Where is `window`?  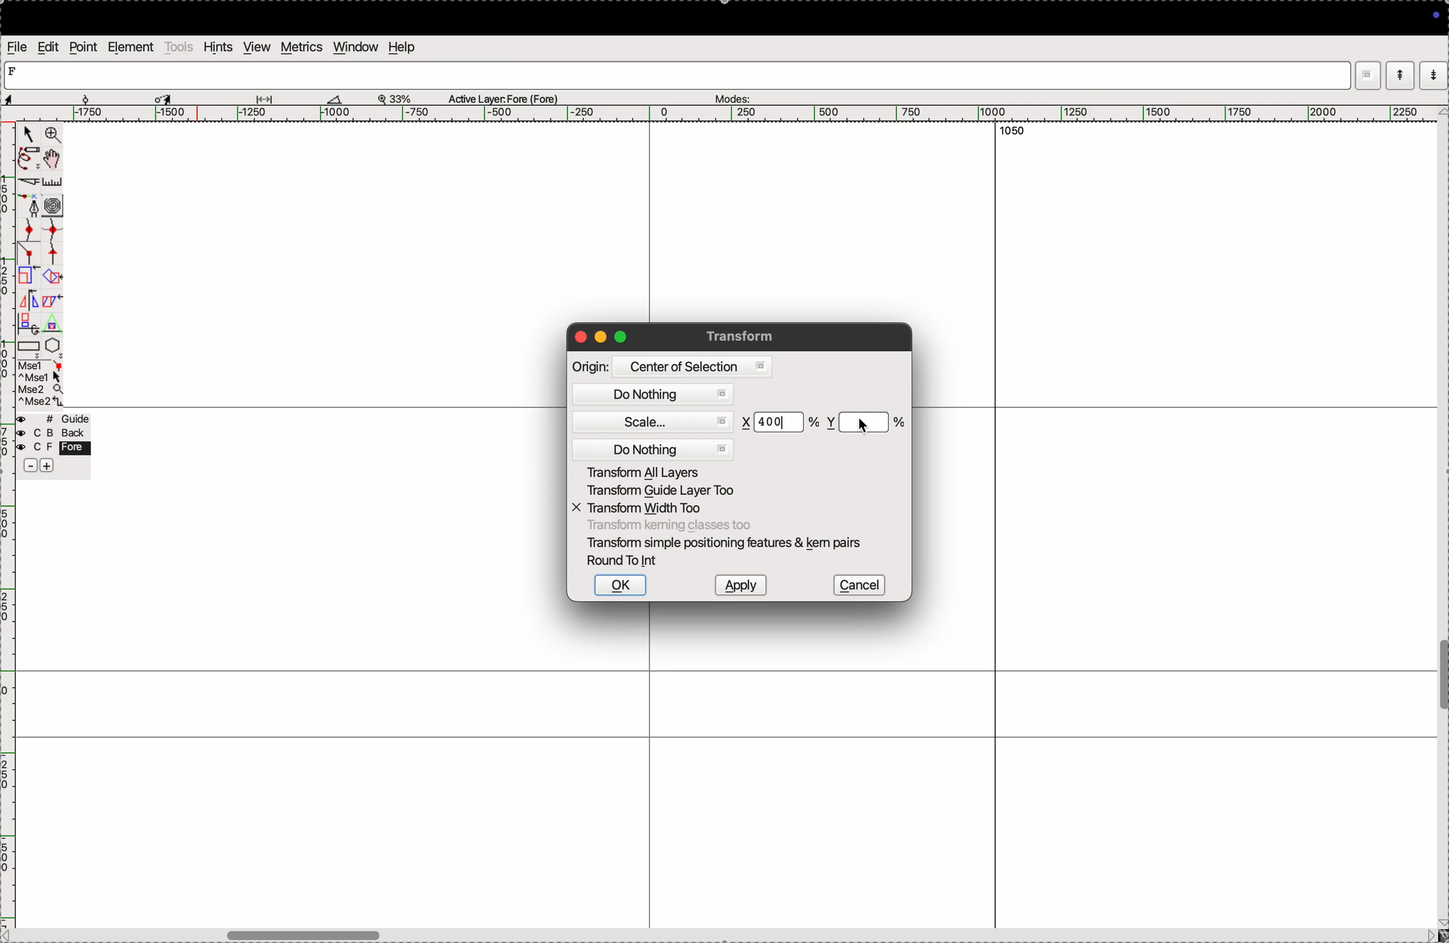
window is located at coordinates (356, 47).